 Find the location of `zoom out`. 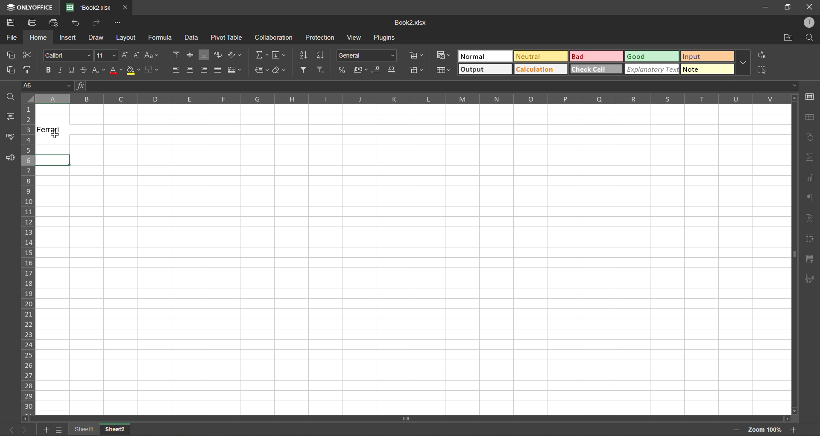

zoom out is located at coordinates (737, 431).